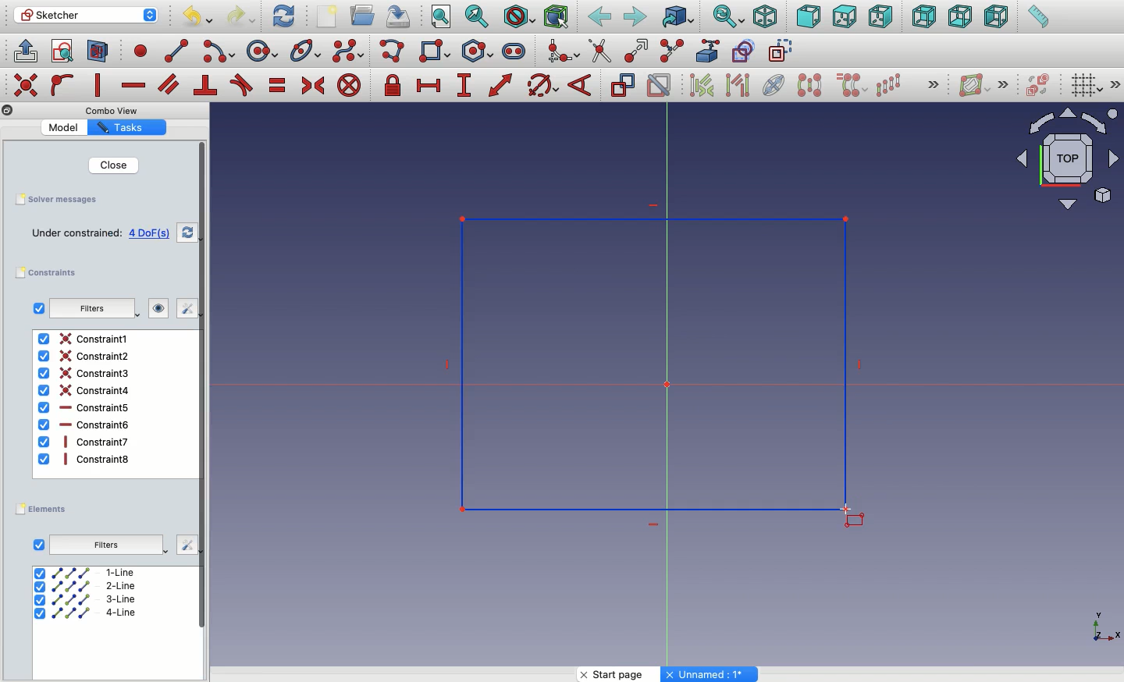 The height and width of the screenshot is (682, 1124). I want to click on constrain point onto object, so click(62, 84).